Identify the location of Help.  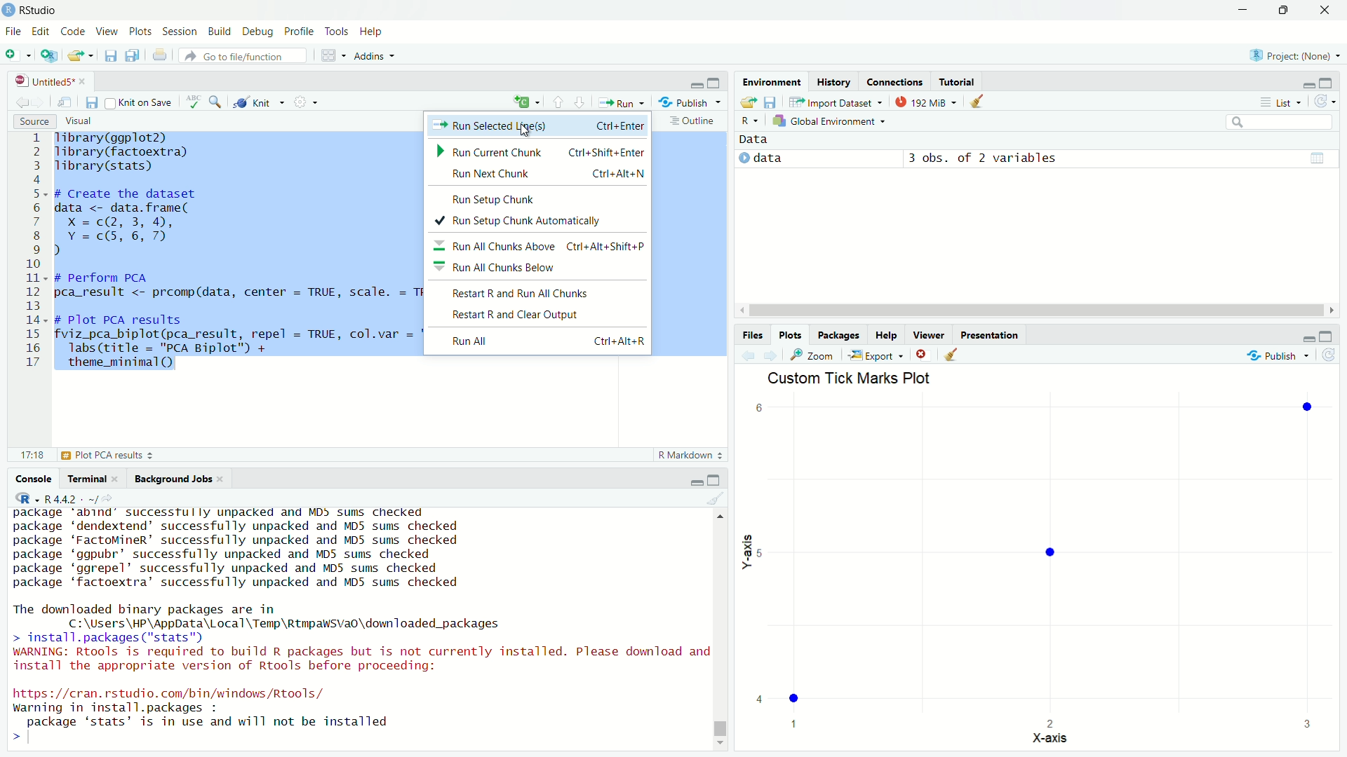
(373, 32).